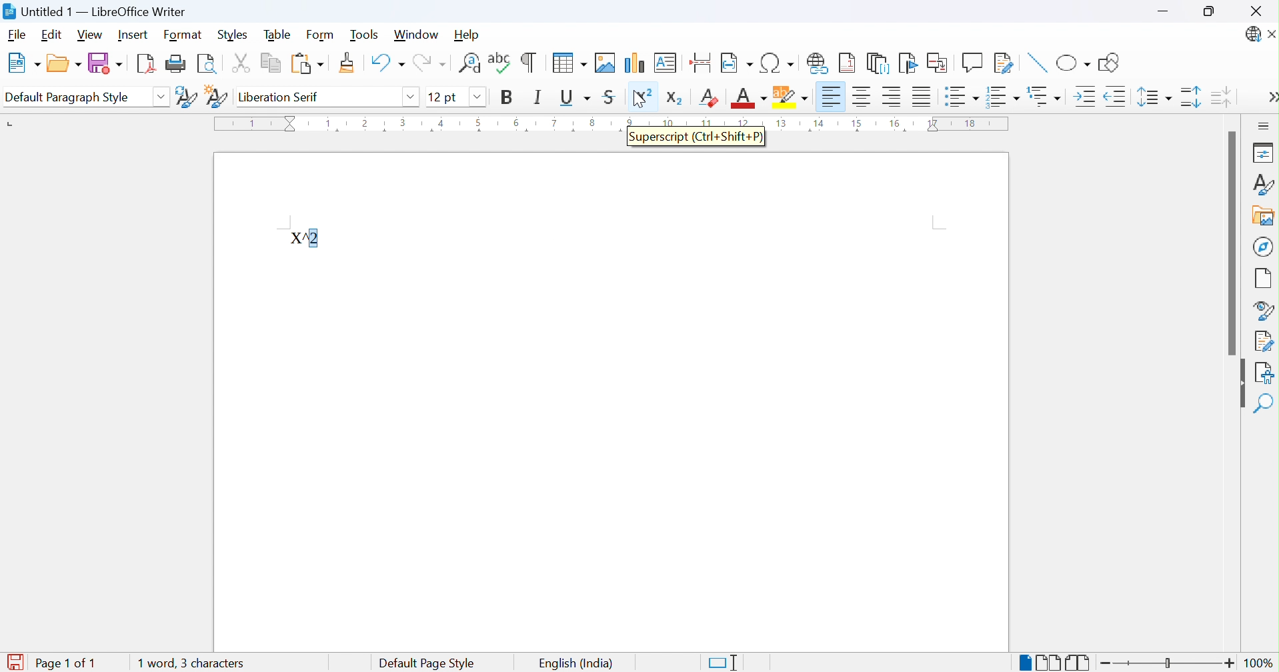 The height and width of the screenshot is (672, 1279). I want to click on Close, so click(1256, 11).